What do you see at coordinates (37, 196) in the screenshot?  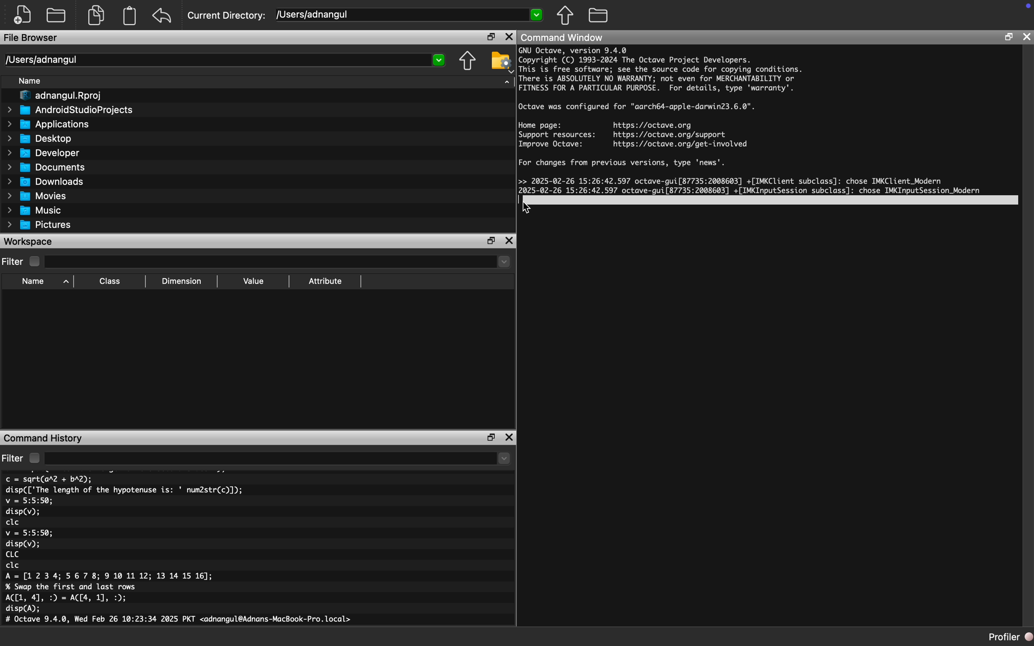 I see `Movies` at bounding box center [37, 196].